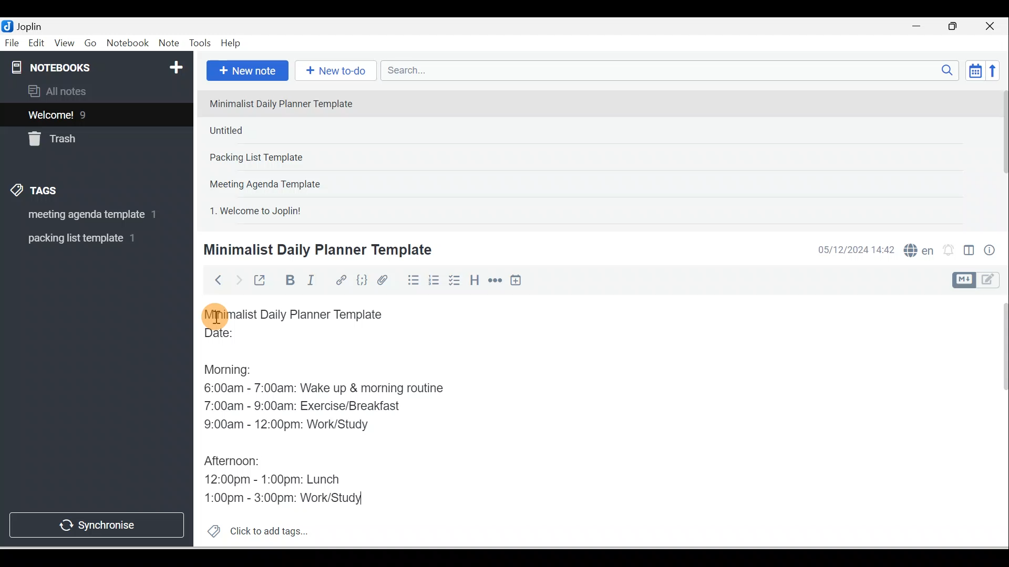 This screenshot has width=1009, height=567. Describe the element at coordinates (316, 250) in the screenshot. I see `Minimalist Daily Planner Template` at that location.